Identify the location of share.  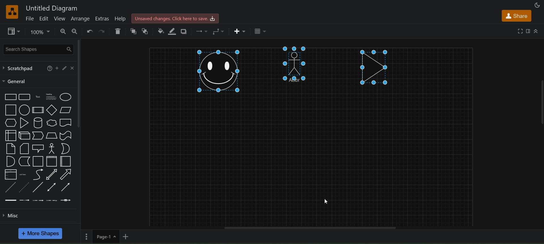
(517, 16).